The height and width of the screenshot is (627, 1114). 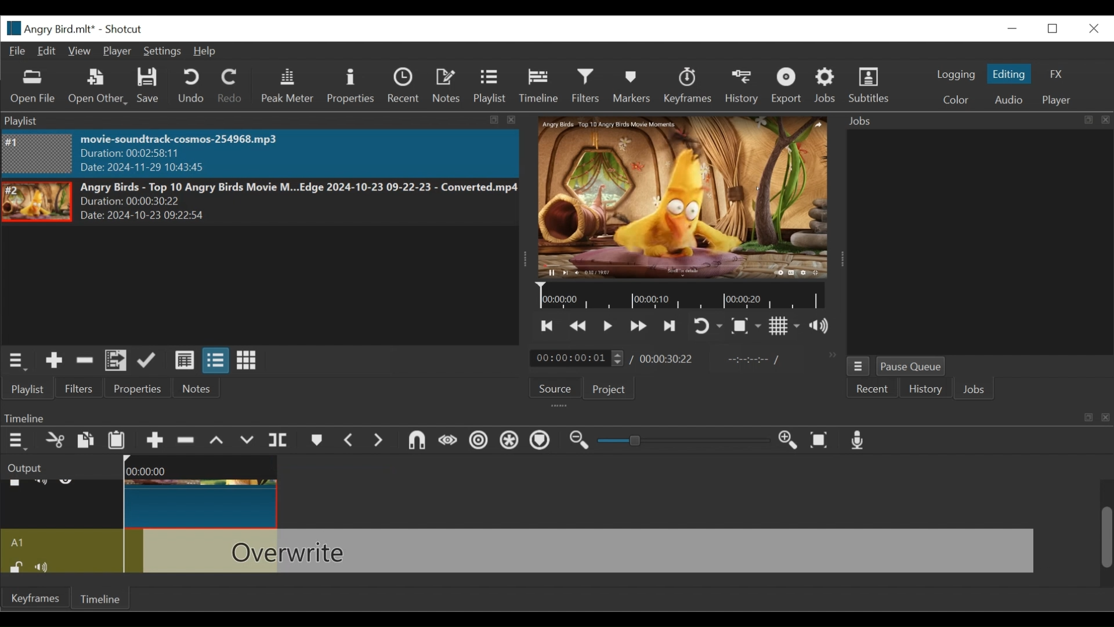 I want to click on Next Marker, so click(x=377, y=441).